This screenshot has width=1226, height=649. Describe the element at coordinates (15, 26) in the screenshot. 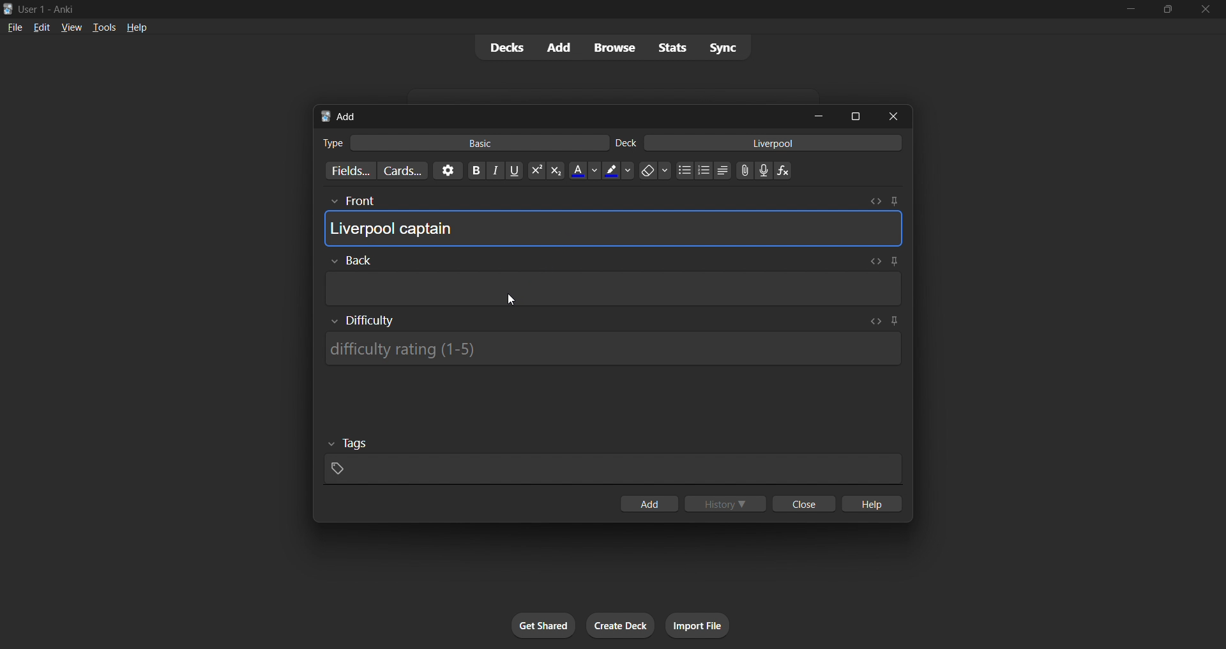

I see `file` at that location.